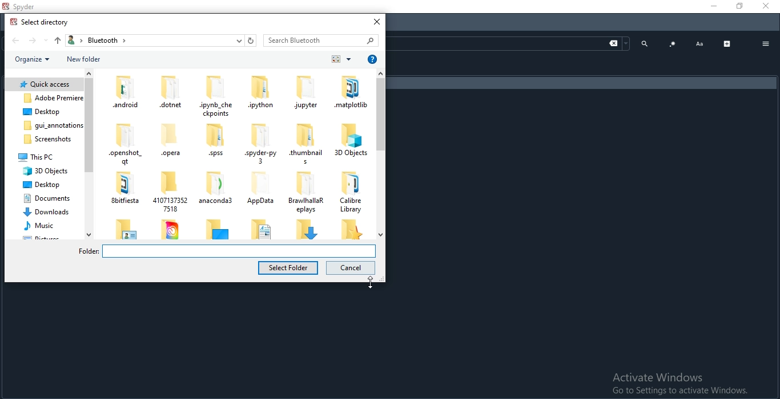  Describe the element at coordinates (40, 23) in the screenshot. I see `select directory` at that location.